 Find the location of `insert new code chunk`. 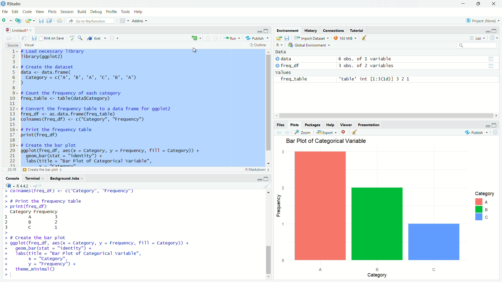

insert new code chunk is located at coordinates (196, 38).